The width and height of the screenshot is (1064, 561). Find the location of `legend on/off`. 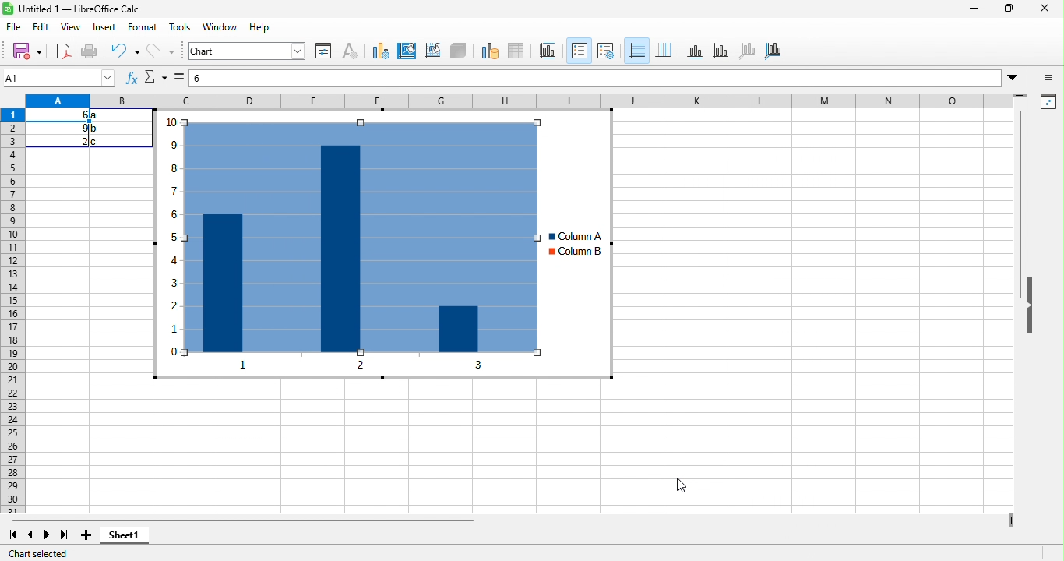

legend on/off is located at coordinates (606, 51).